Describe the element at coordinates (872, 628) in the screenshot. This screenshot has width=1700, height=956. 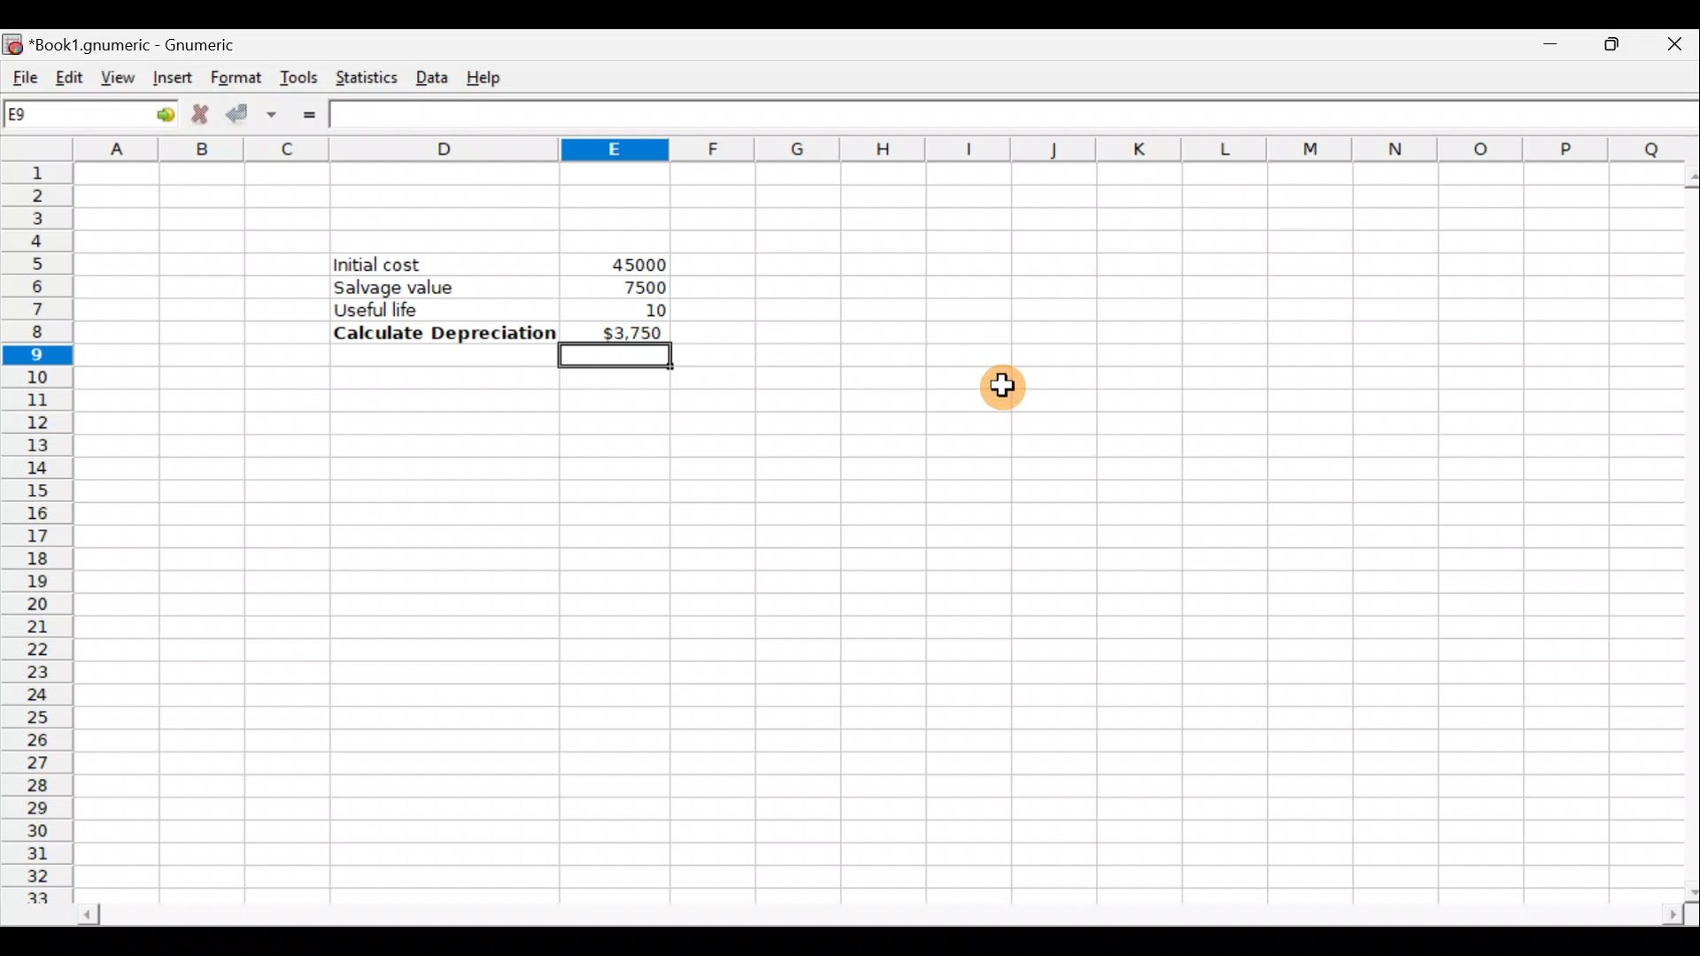
I see `Cells` at that location.